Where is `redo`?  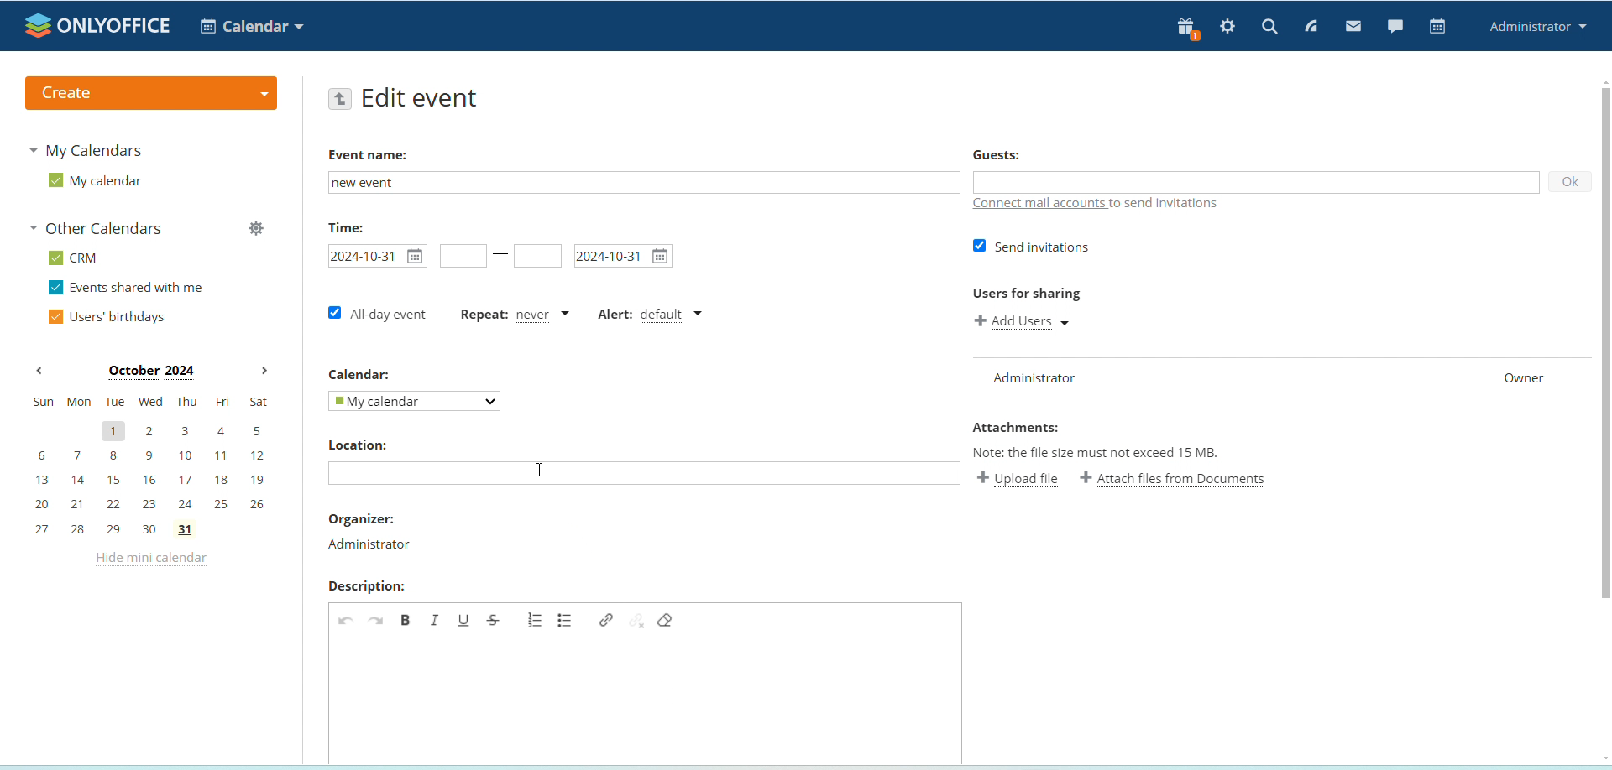
redo is located at coordinates (376, 619).